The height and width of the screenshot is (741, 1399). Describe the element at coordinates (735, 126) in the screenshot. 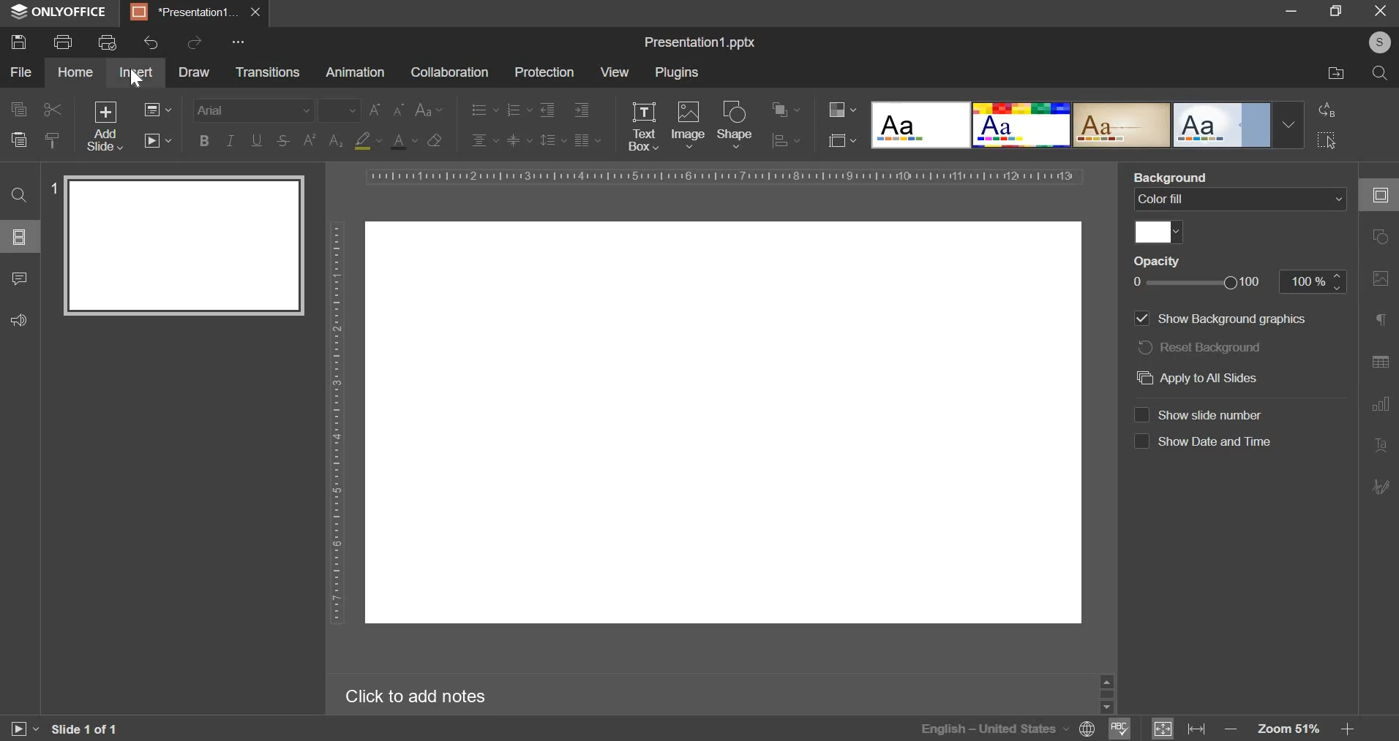

I see `shape` at that location.